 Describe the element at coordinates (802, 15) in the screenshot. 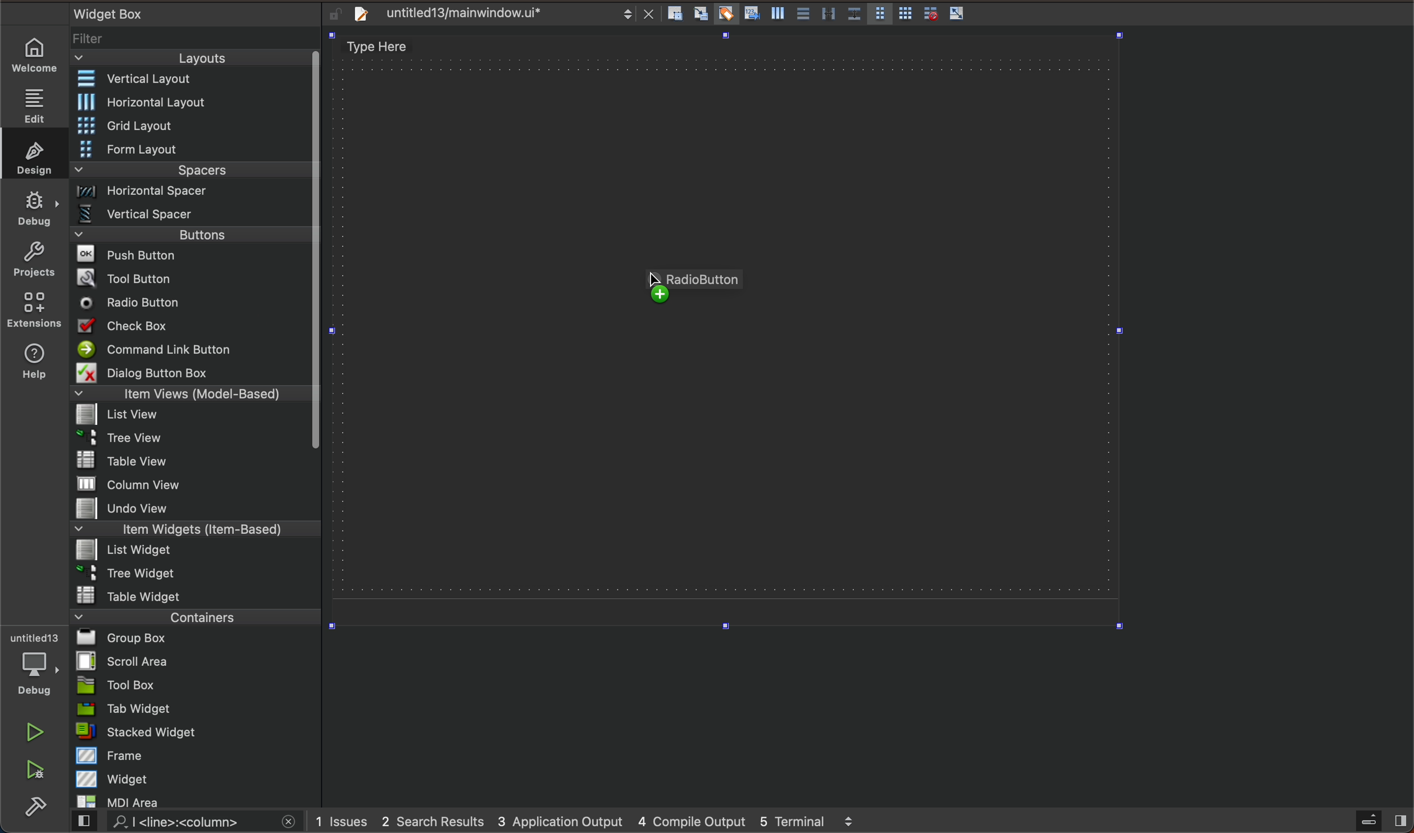

I see `` at that location.